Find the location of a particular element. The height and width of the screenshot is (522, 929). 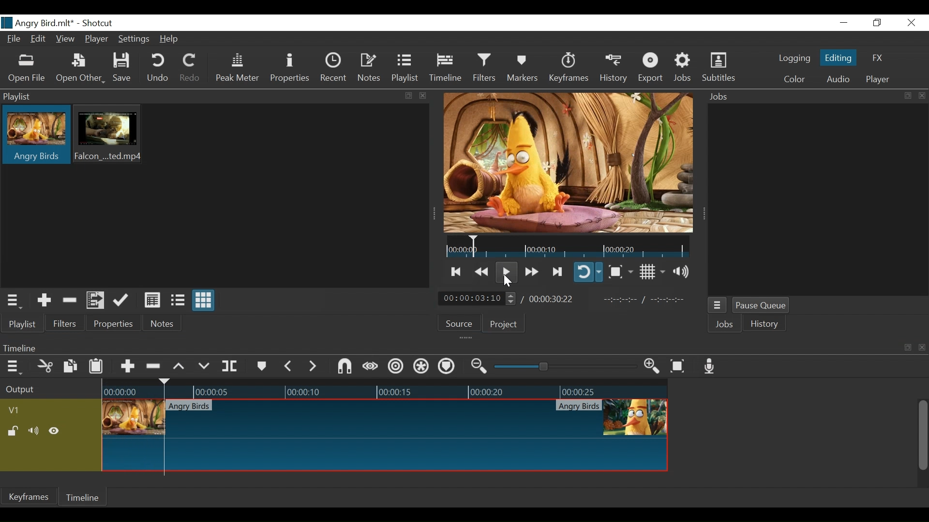

Zoom timeline in is located at coordinates (652, 367).